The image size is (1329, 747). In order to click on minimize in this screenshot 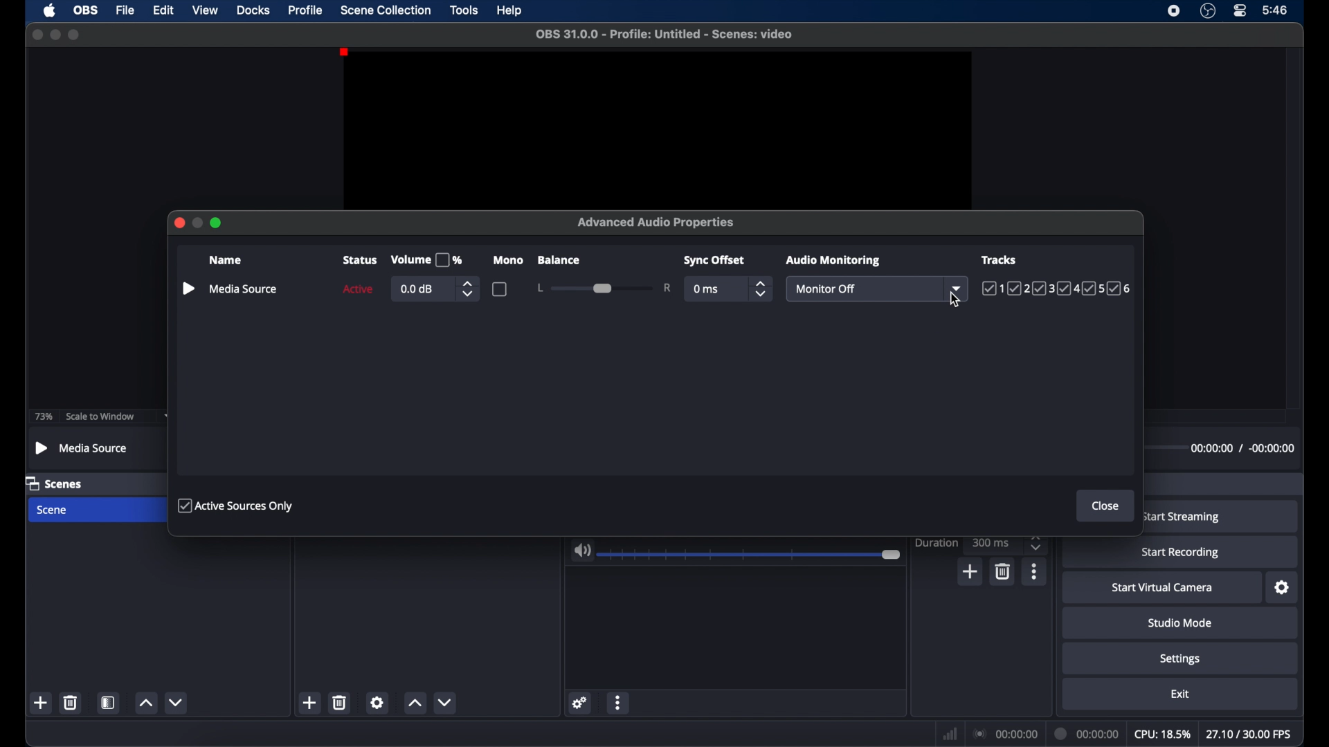, I will do `click(55, 34)`.